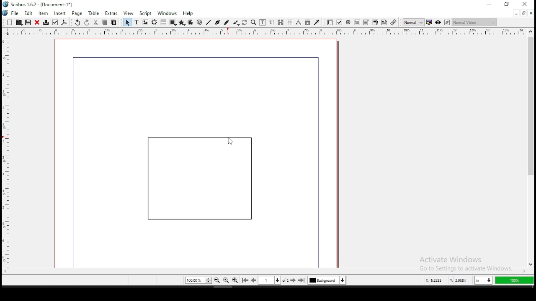 The height and width of the screenshot is (301, 536). Describe the element at coordinates (145, 13) in the screenshot. I see `script` at that location.